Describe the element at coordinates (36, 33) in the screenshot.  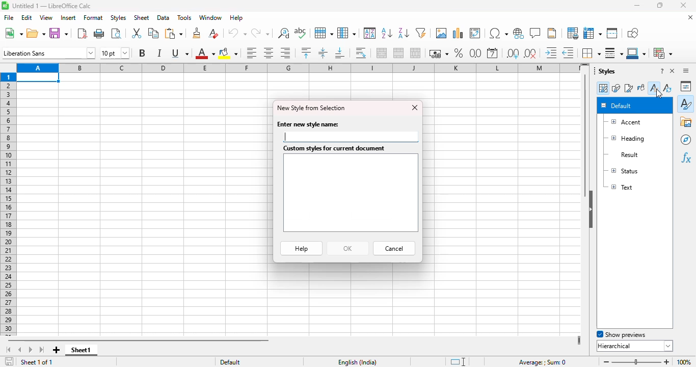
I see `open` at that location.